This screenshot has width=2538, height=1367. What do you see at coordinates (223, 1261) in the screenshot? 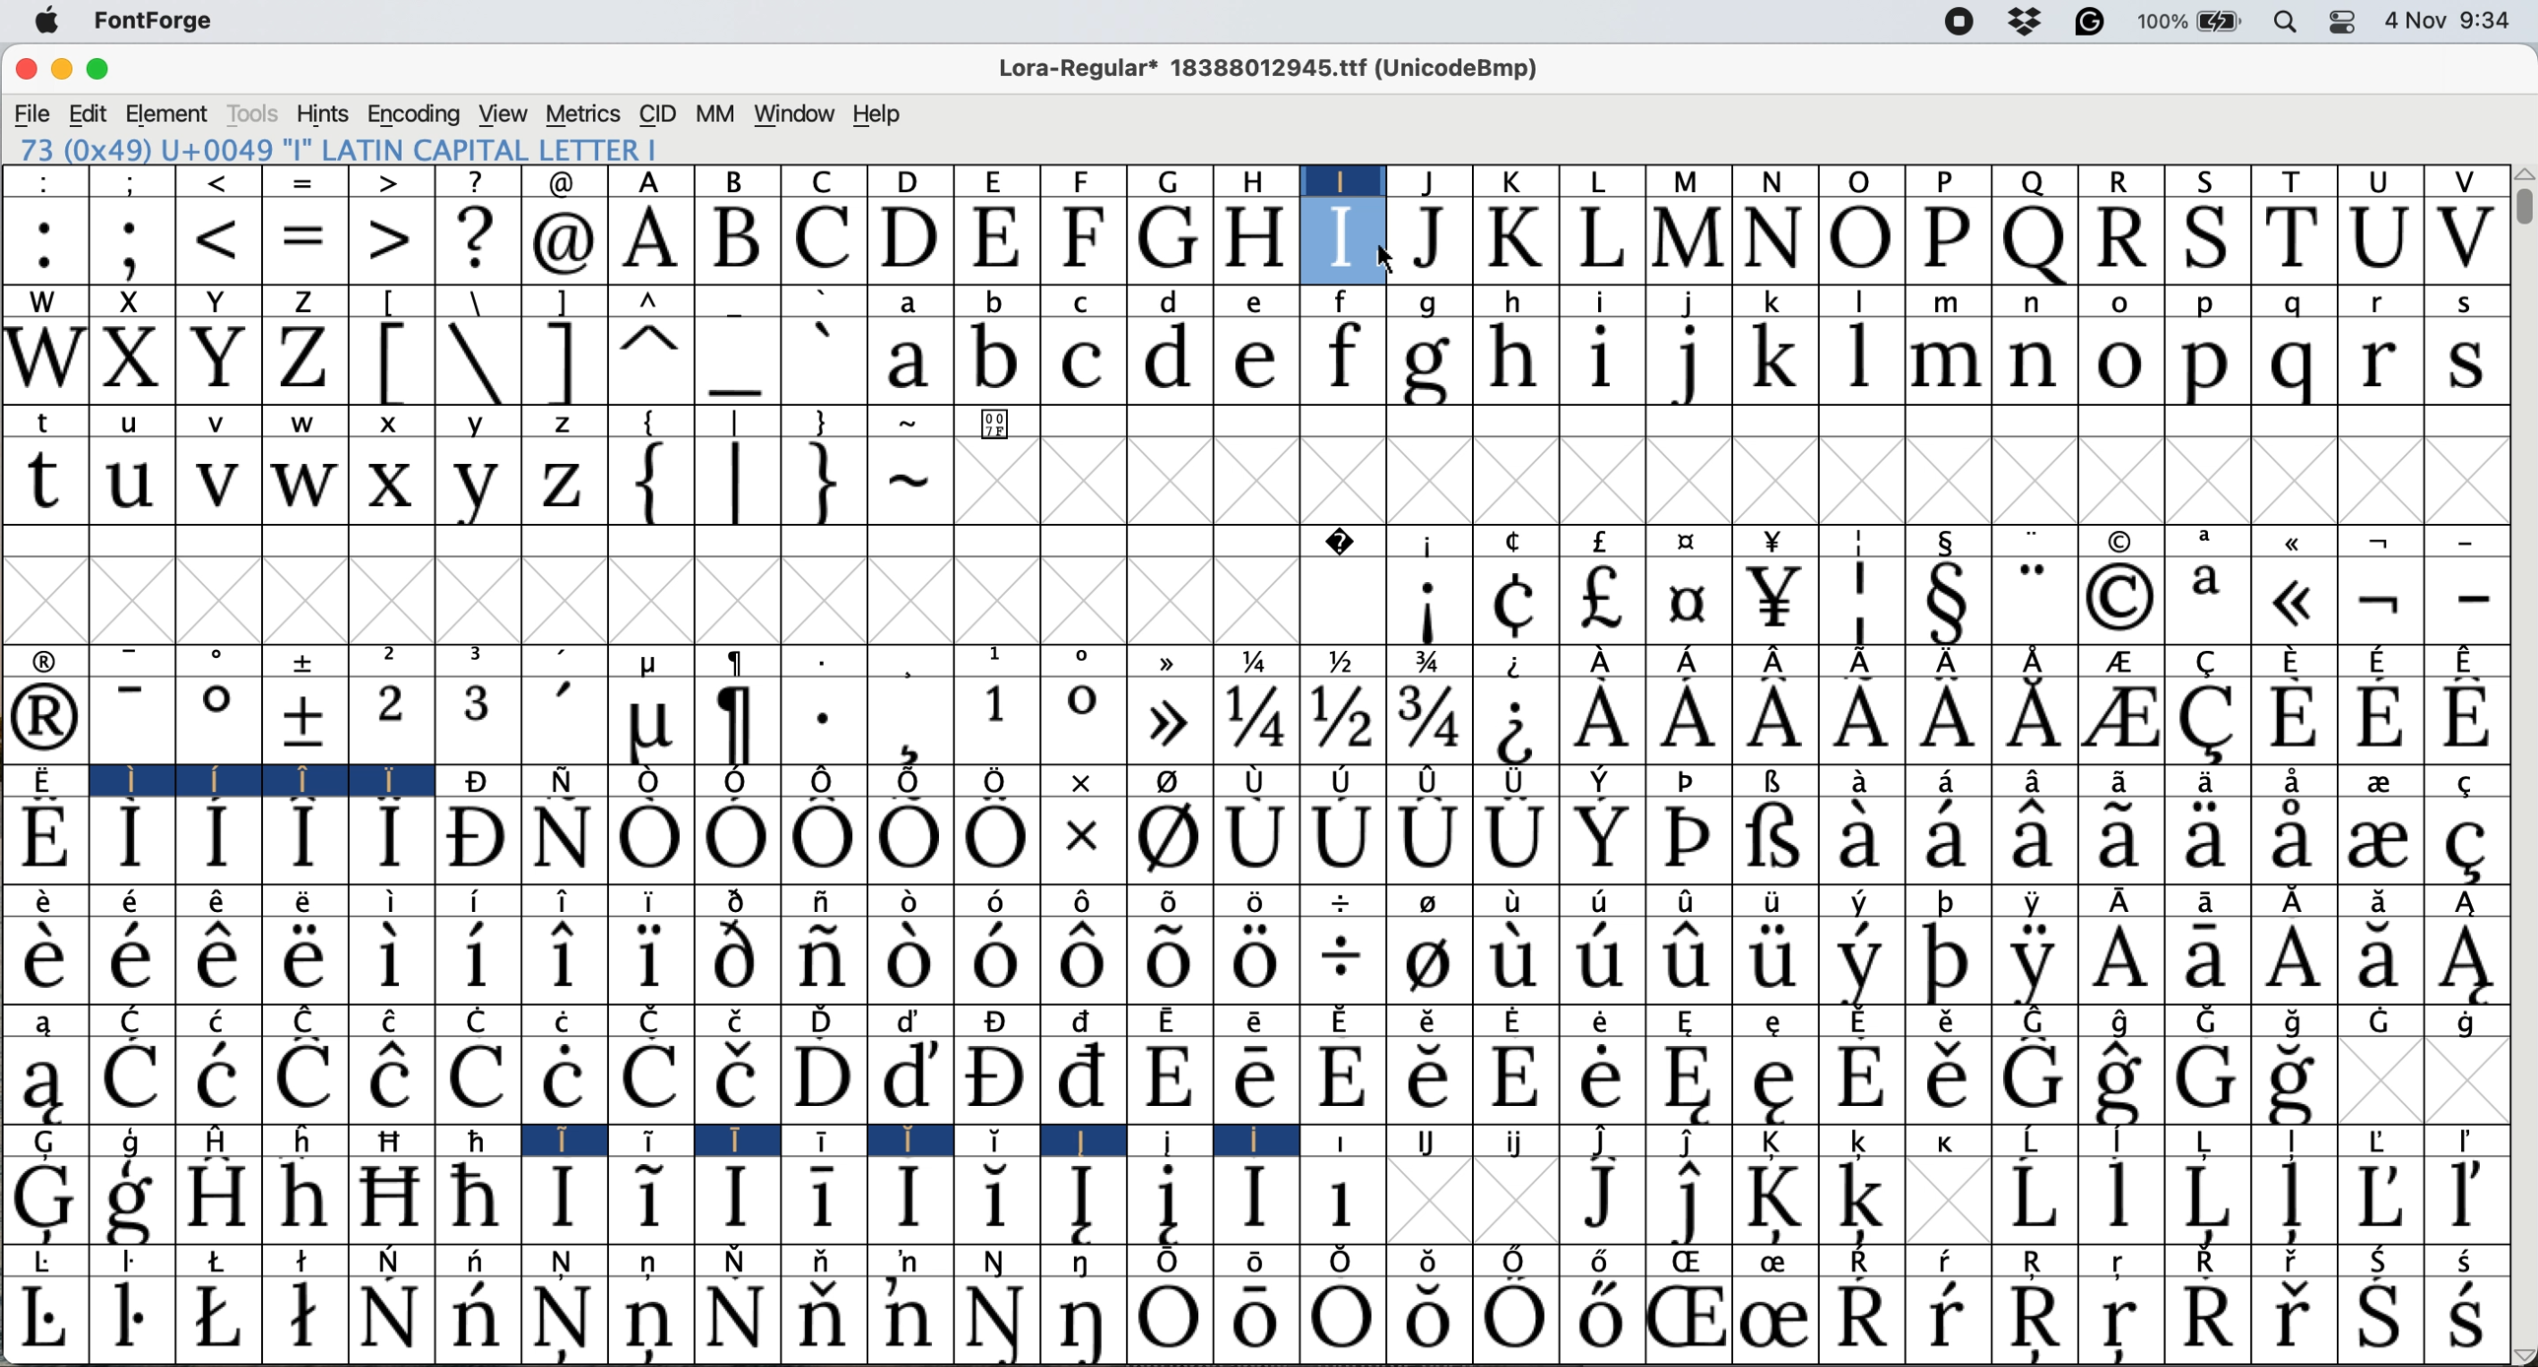
I see `Symbol` at bounding box center [223, 1261].